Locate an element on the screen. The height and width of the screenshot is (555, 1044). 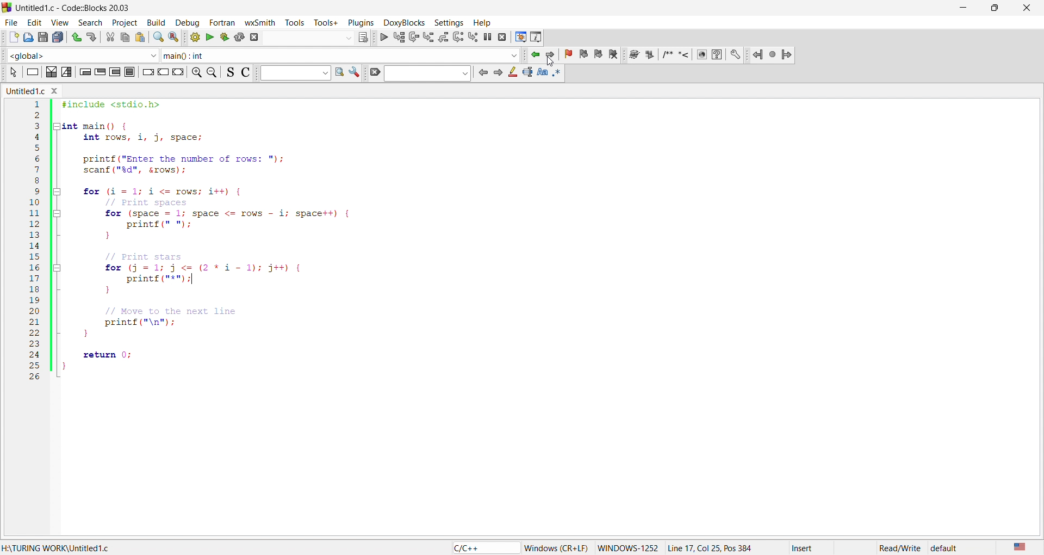
line number is located at coordinates (38, 242).